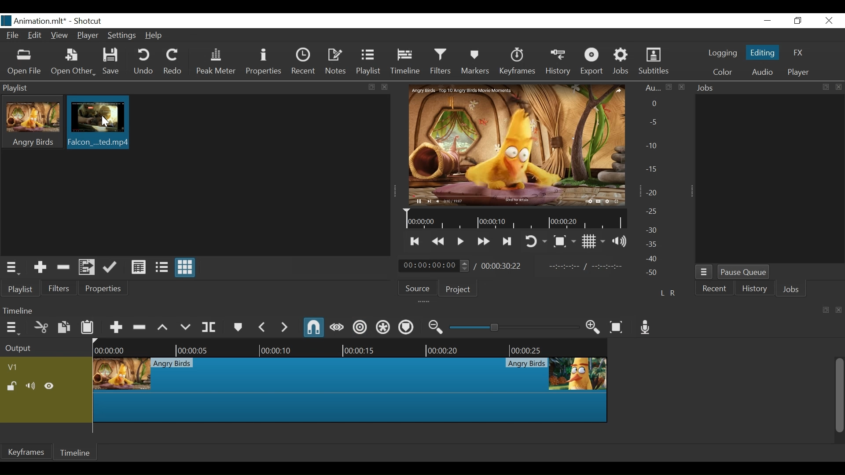  I want to click on Current Position, so click(434, 266).